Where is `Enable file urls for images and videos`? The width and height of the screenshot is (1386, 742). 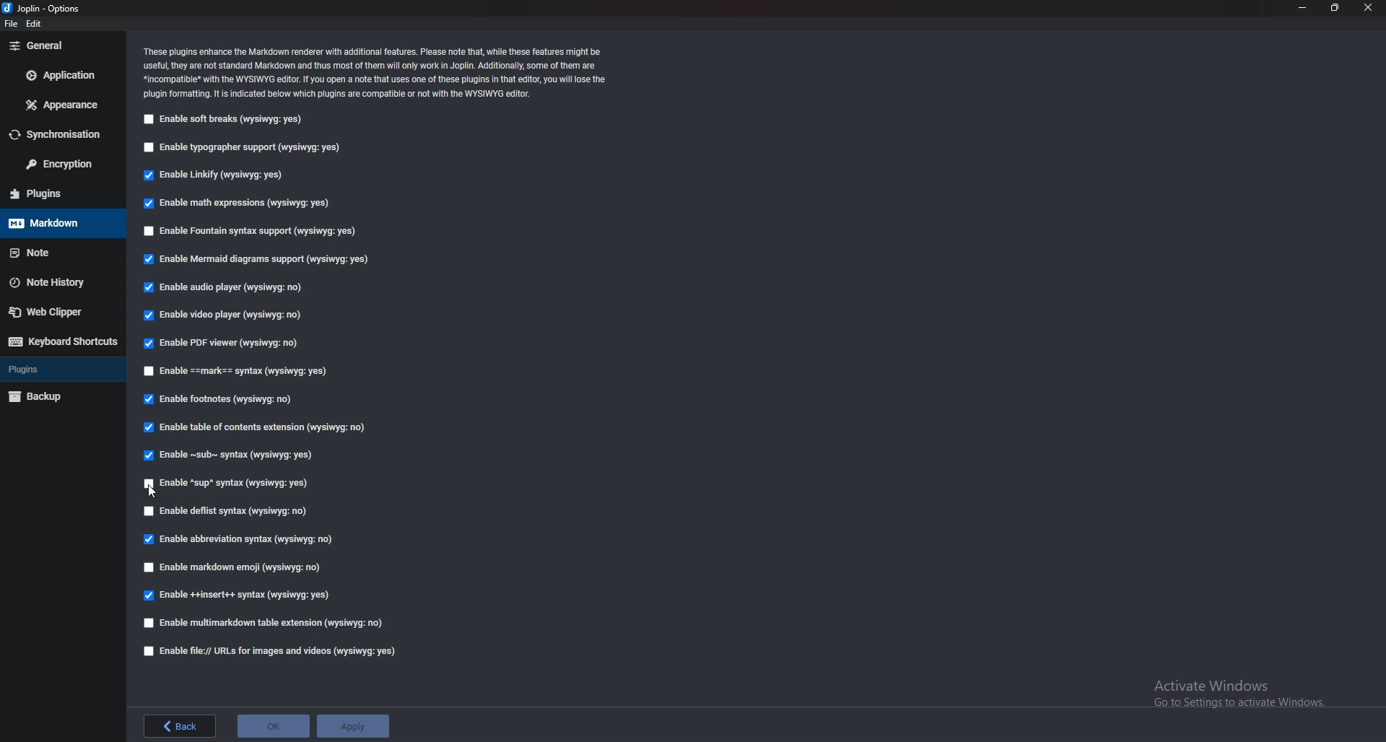
Enable file urls for images and videos is located at coordinates (274, 650).